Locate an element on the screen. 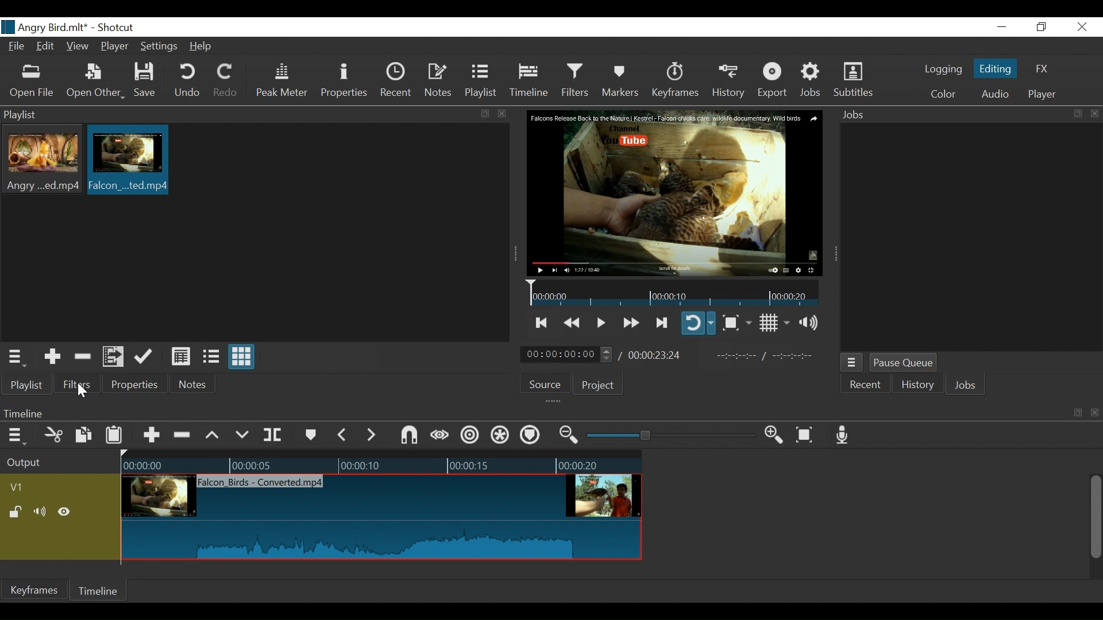 The width and height of the screenshot is (1103, 620). Output is located at coordinates (58, 463).